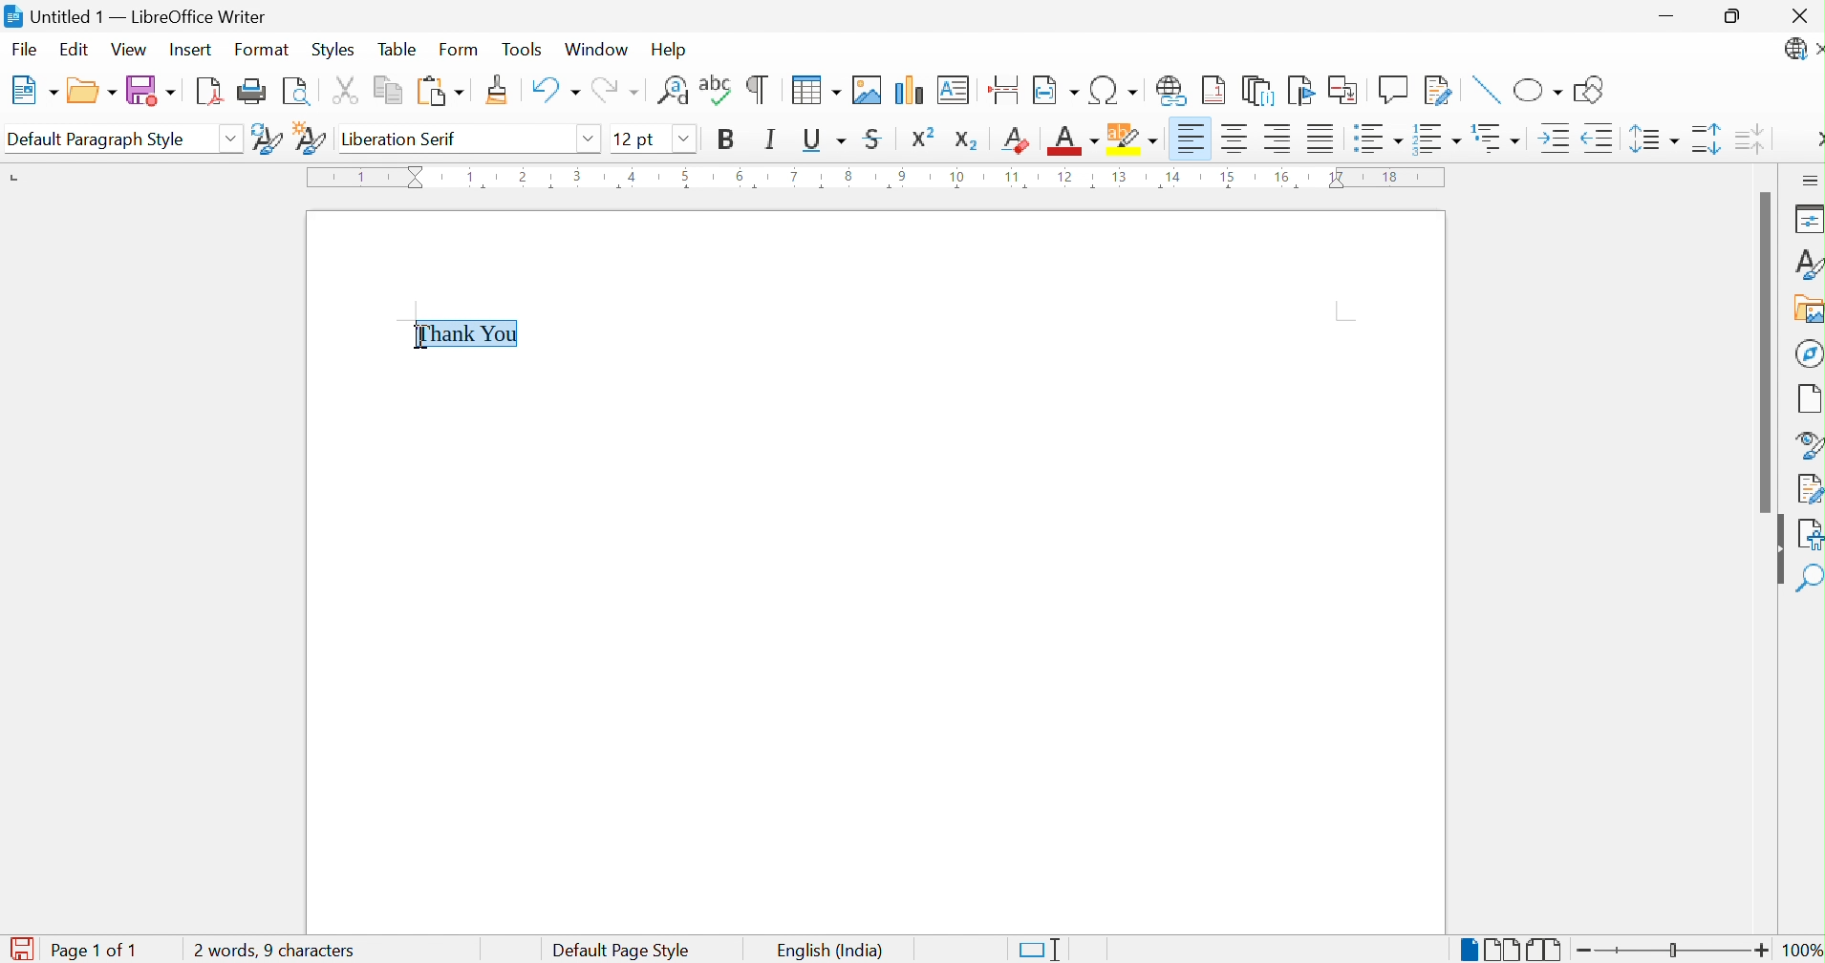 The width and height of the screenshot is (1825, 963). Describe the element at coordinates (231, 137) in the screenshot. I see `Drop Down` at that location.